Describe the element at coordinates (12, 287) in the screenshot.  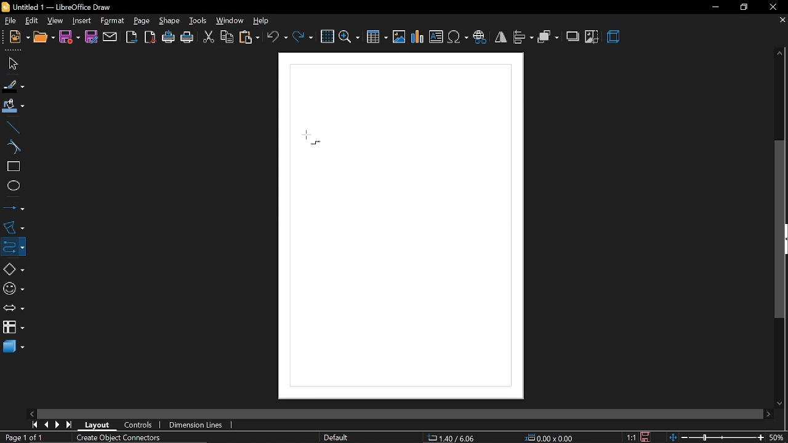
I see `symbol shapes` at that location.